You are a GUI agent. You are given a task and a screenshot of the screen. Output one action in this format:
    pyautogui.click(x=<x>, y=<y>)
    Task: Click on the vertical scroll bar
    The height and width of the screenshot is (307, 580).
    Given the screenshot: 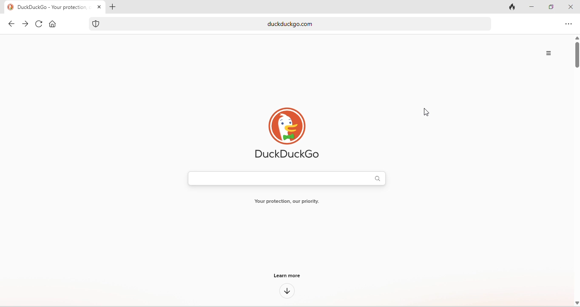 What is the action you would take?
    pyautogui.click(x=576, y=52)
    